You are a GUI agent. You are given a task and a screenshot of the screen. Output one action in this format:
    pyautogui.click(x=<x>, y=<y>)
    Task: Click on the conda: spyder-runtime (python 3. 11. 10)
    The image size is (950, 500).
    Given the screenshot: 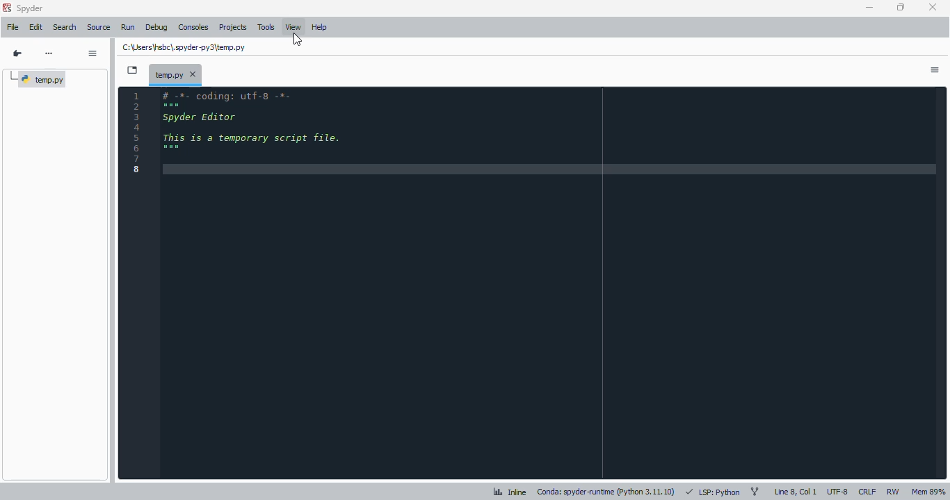 What is the action you would take?
    pyautogui.click(x=606, y=492)
    